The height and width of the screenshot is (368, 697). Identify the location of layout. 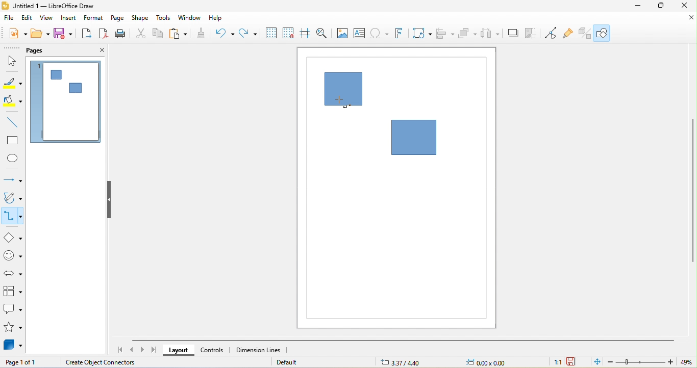
(182, 351).